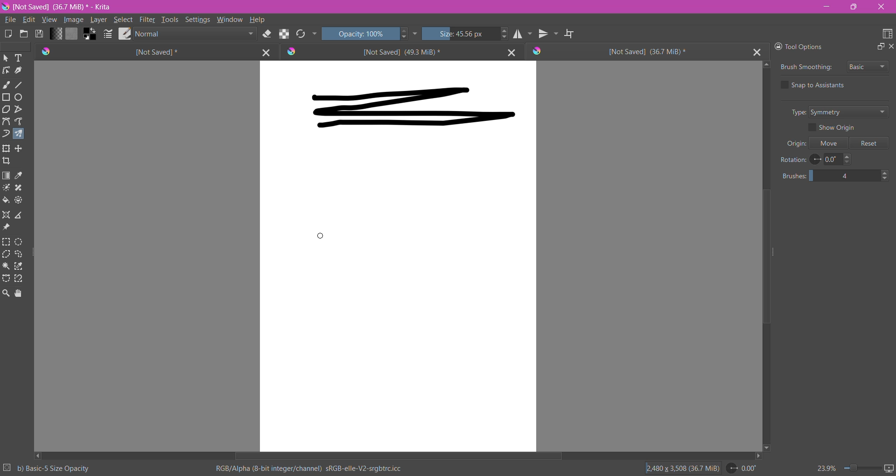 The height and width of the screenshot is (476, 896). What do you see at coordinates (17, 134) in the screenshot?
I see `Multi-brush Tool selected` at bounding box center [17, 134].